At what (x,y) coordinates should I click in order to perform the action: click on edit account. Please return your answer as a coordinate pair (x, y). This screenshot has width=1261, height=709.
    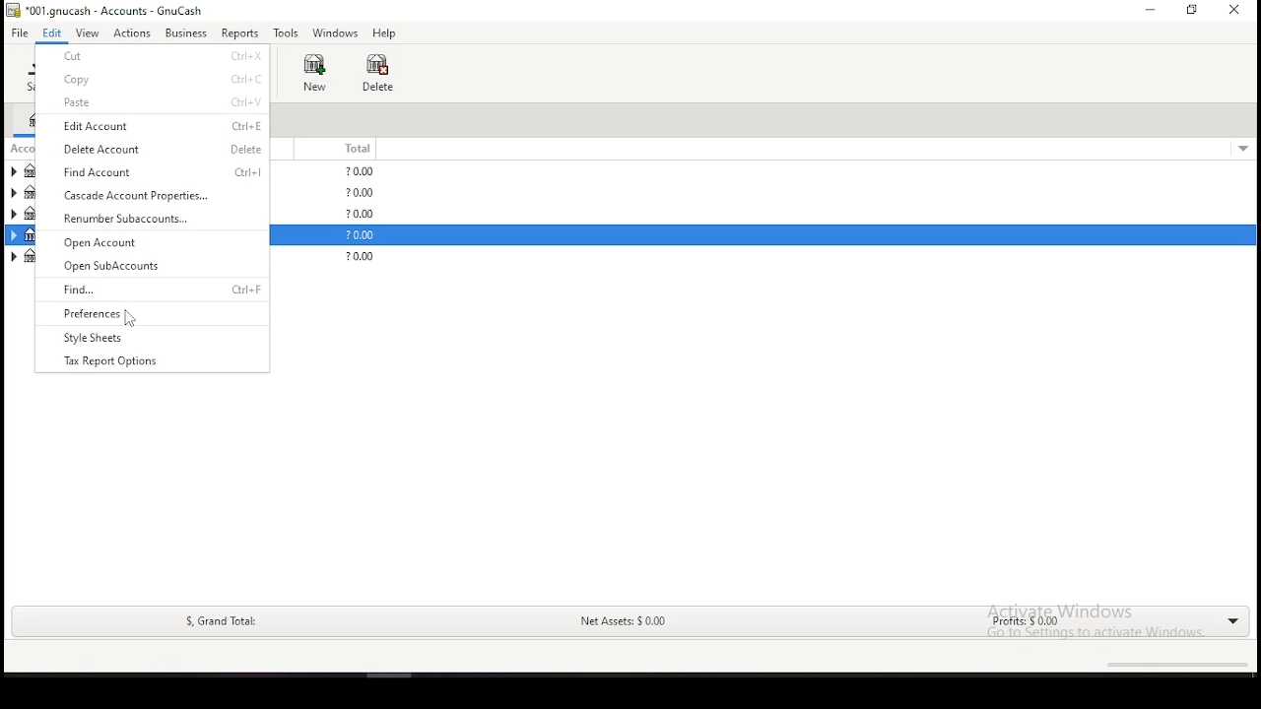
    Looking at the image, I should click on (161, 127).